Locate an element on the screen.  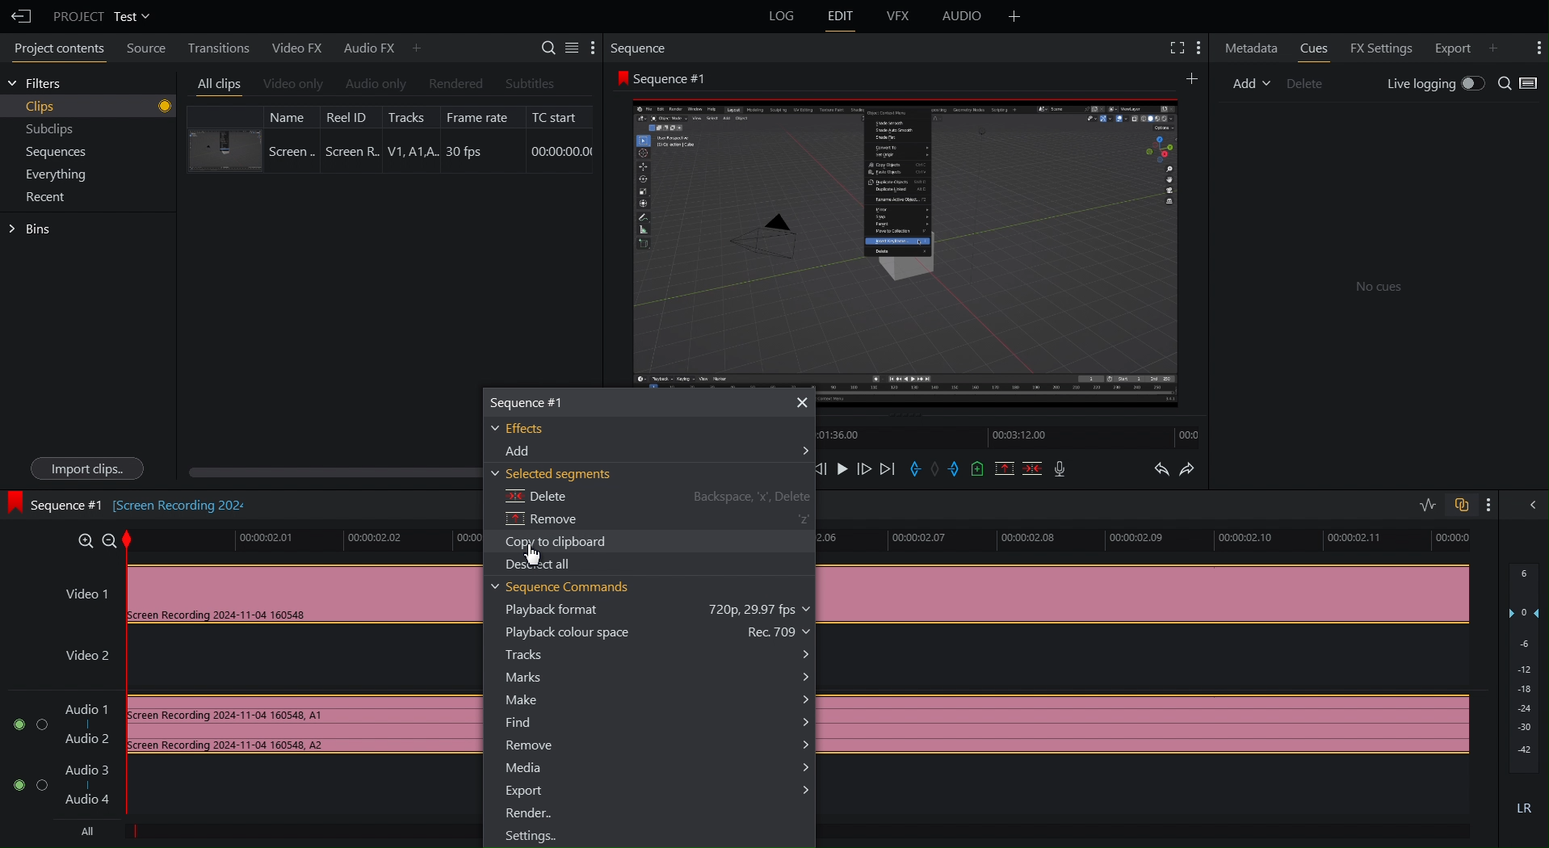
Zoom is located at coordinates (96, 539).